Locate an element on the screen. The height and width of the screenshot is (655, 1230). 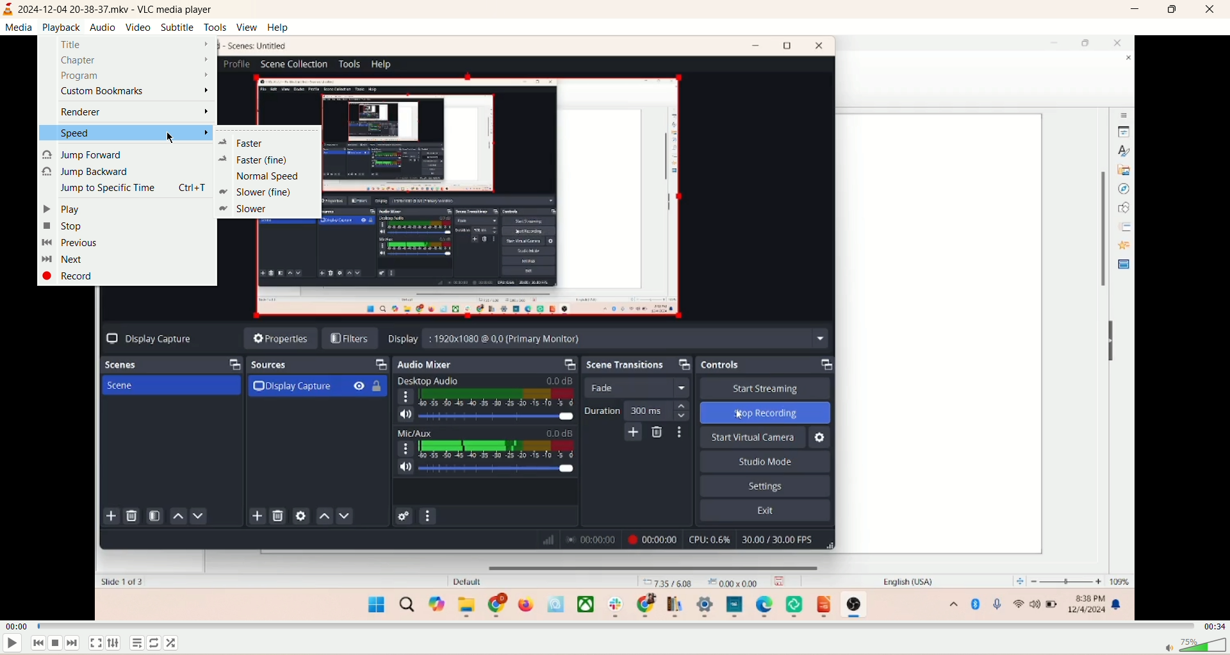
slower is located at coordinates (243, 210).